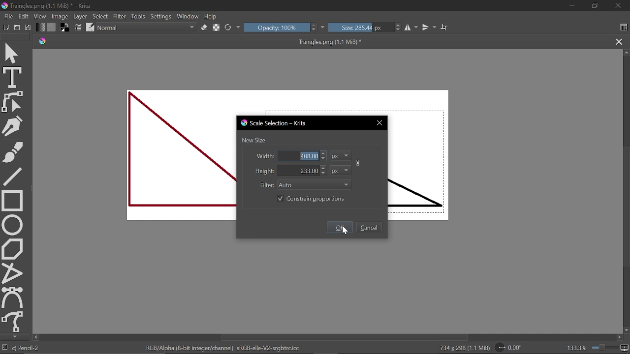  What do you see at coordinates (12, 321) in the screenshot?
I see `Freehand path tool` at bounding box center [12, 321].